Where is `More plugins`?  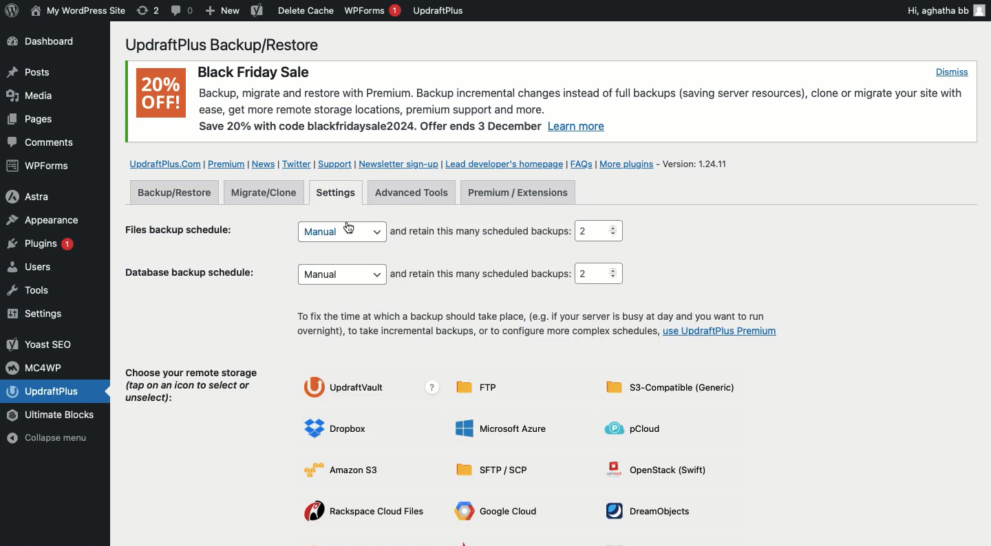
More plugins is located at coordinates (630, 164).